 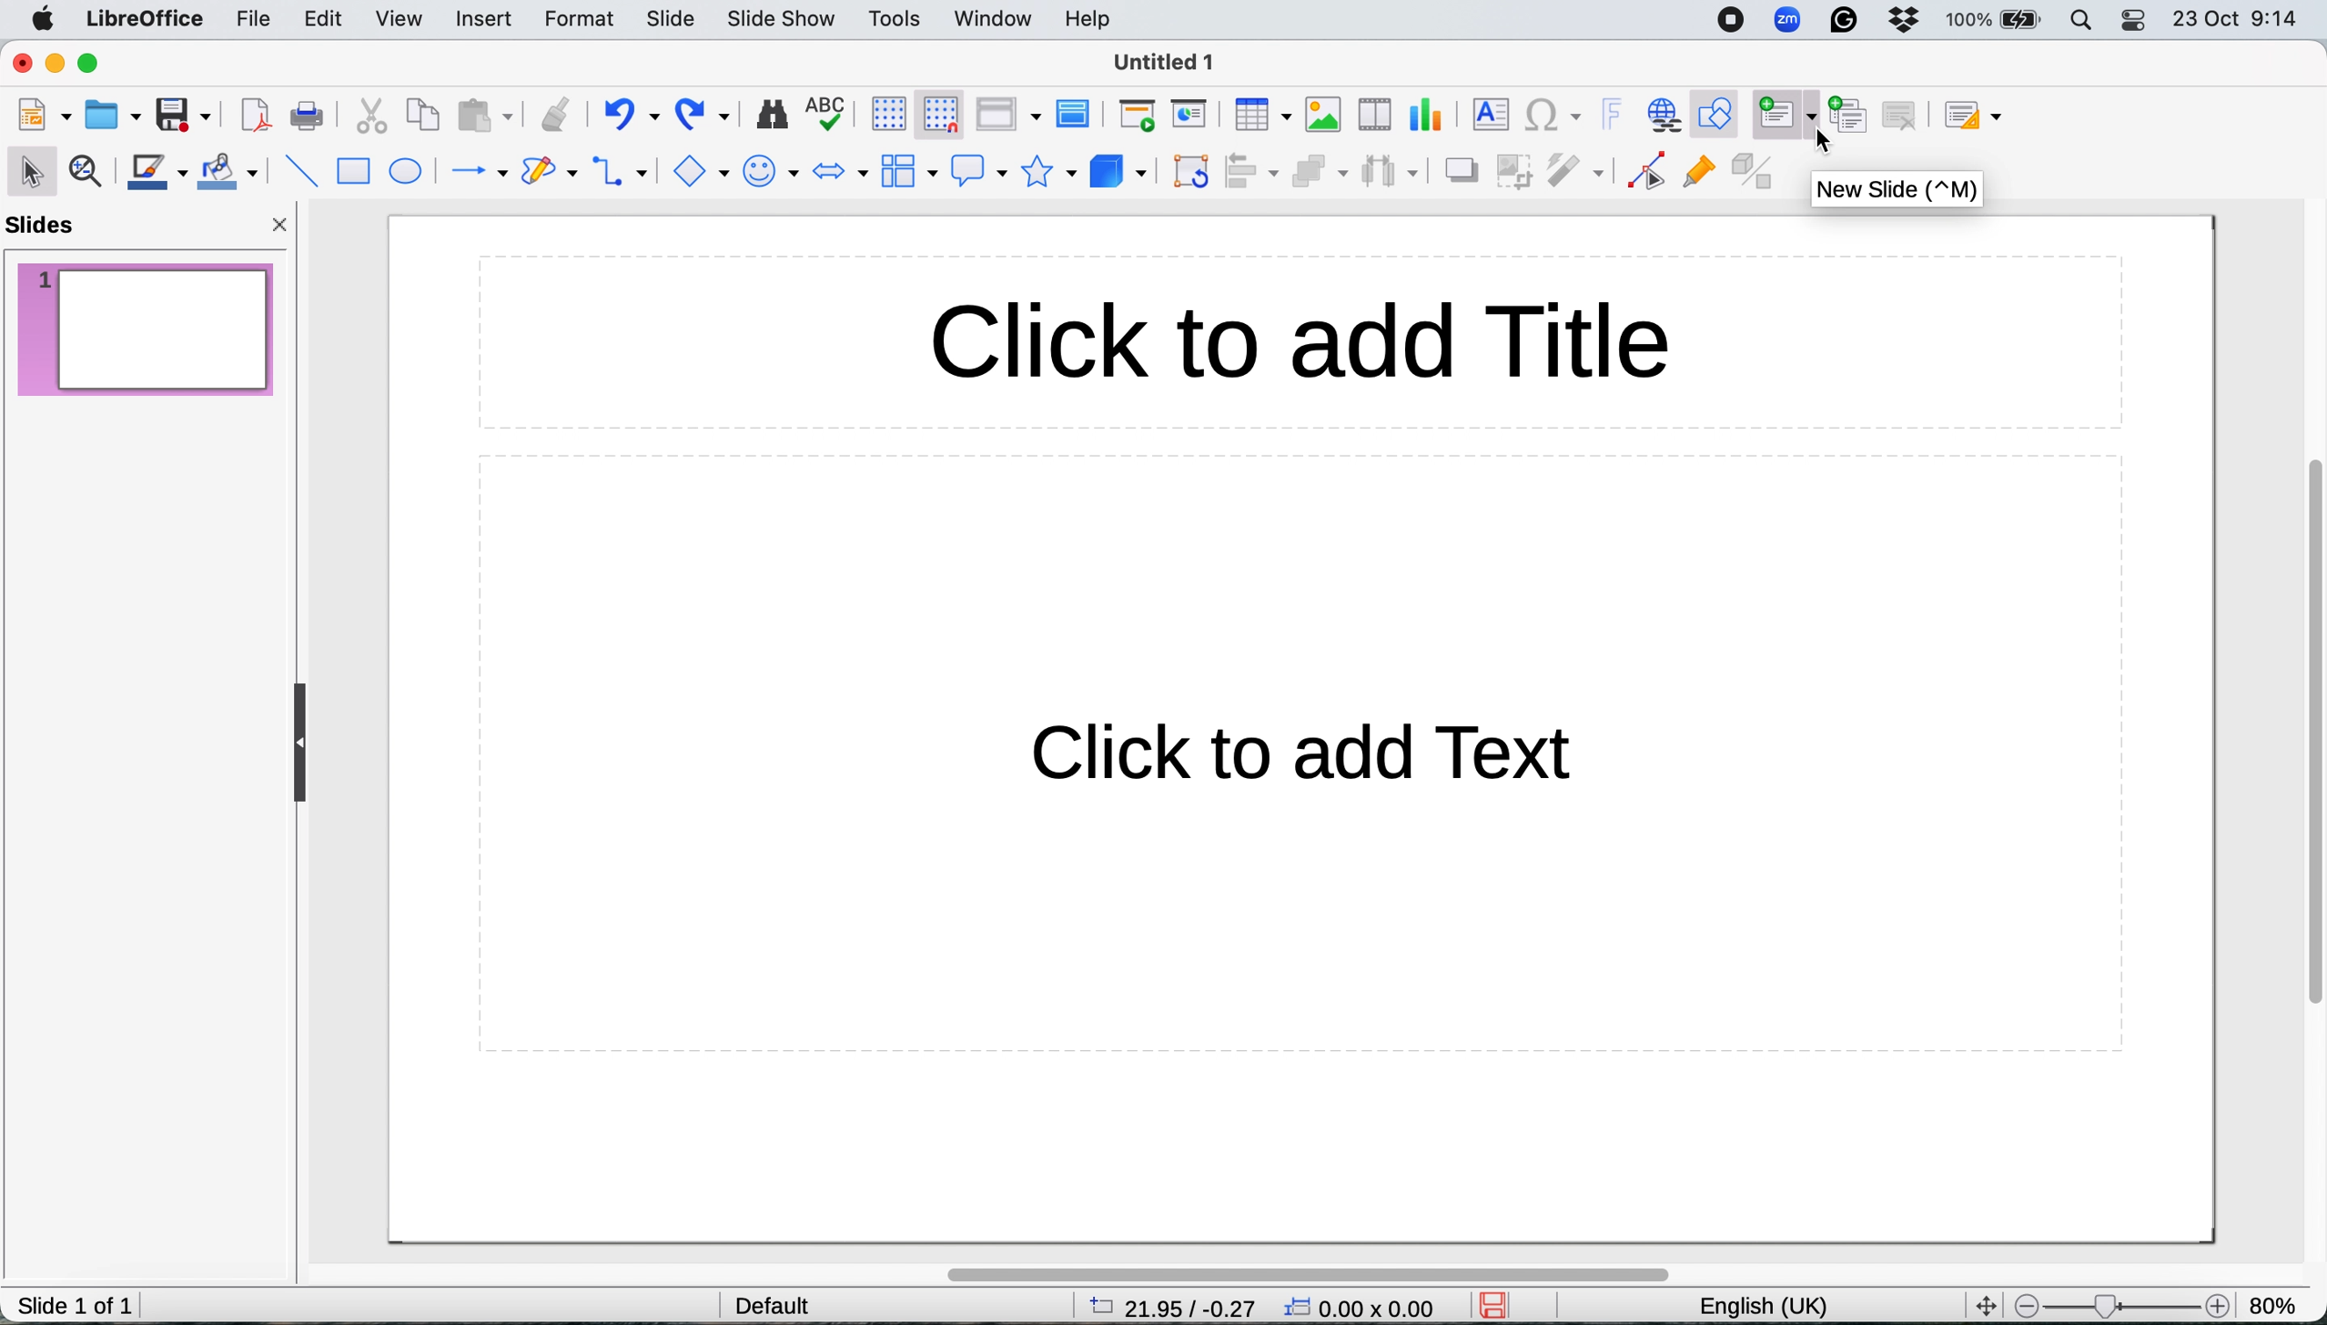 What do you see at coordinates (1760, 1304) in the screenshot?
I see `english uk` at bounding box center [1760, 1304].